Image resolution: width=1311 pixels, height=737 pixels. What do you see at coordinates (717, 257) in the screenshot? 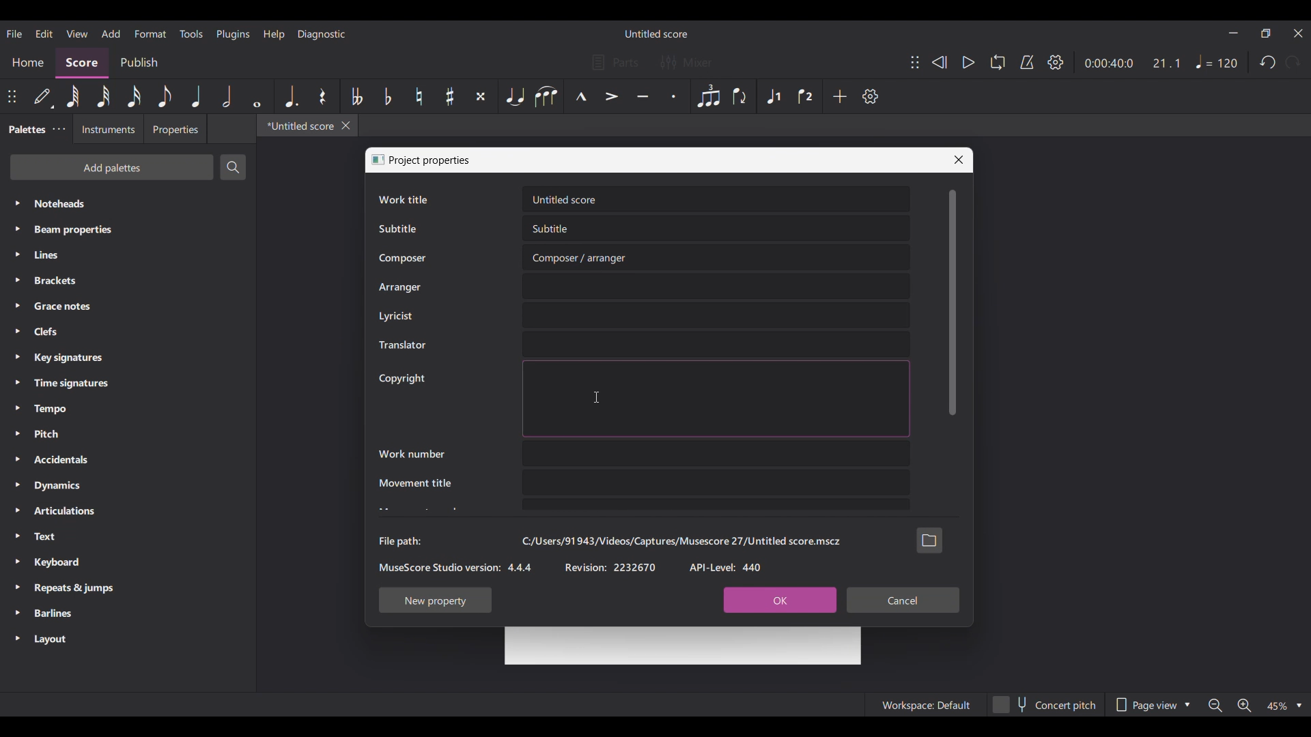
I see `Text box for Composer` at bounding box center [717, 257].